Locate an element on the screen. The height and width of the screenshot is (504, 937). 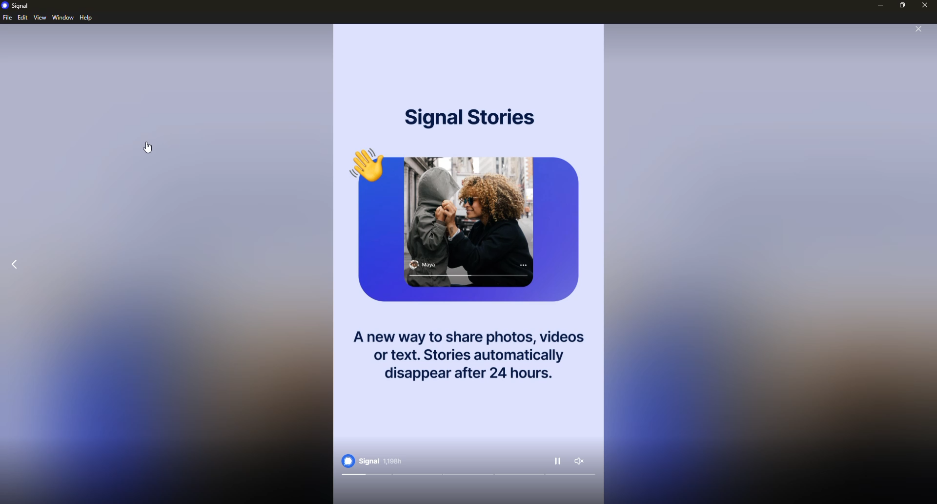
back is located at coordinates (17, 264).